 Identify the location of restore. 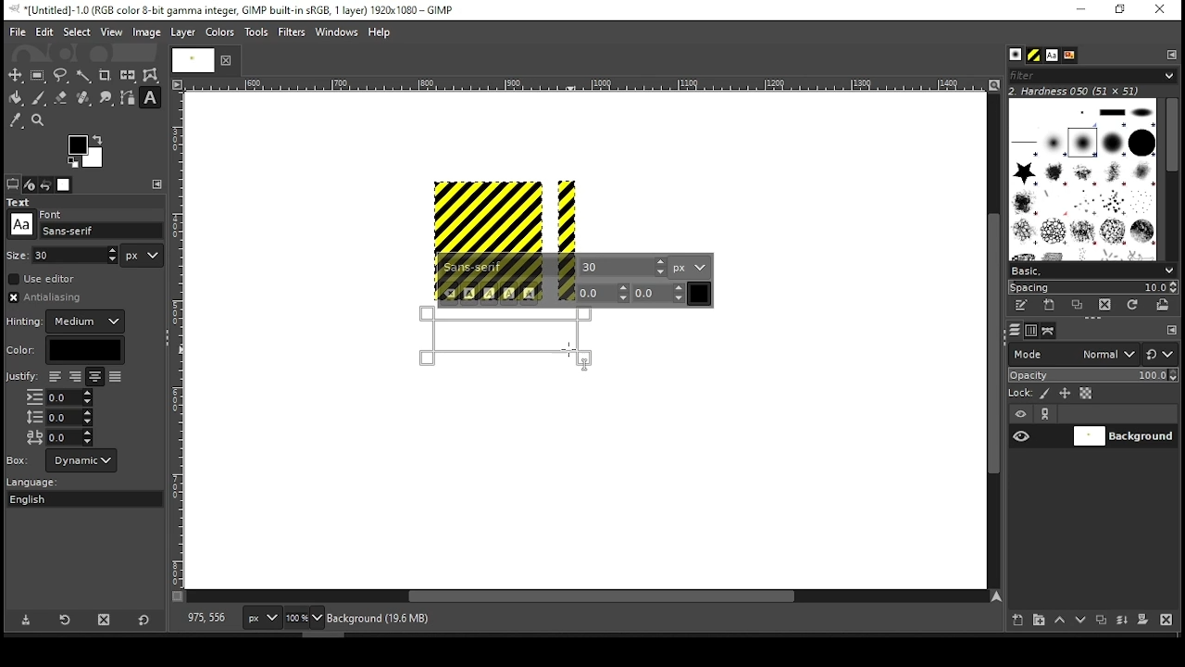
(1122, 10).